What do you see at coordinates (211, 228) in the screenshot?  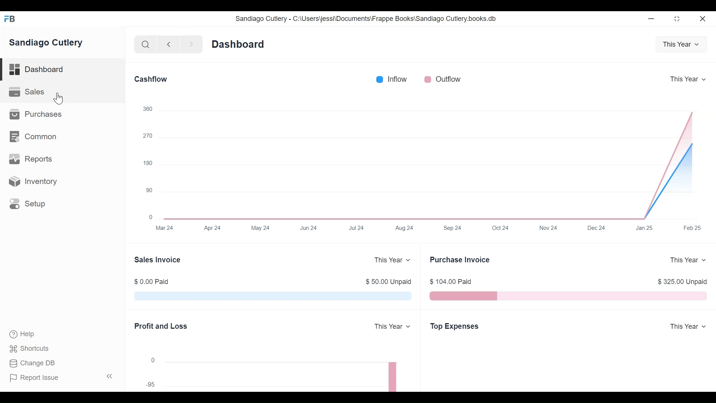 I see `Apr 24` at bounding box center [211, 228].